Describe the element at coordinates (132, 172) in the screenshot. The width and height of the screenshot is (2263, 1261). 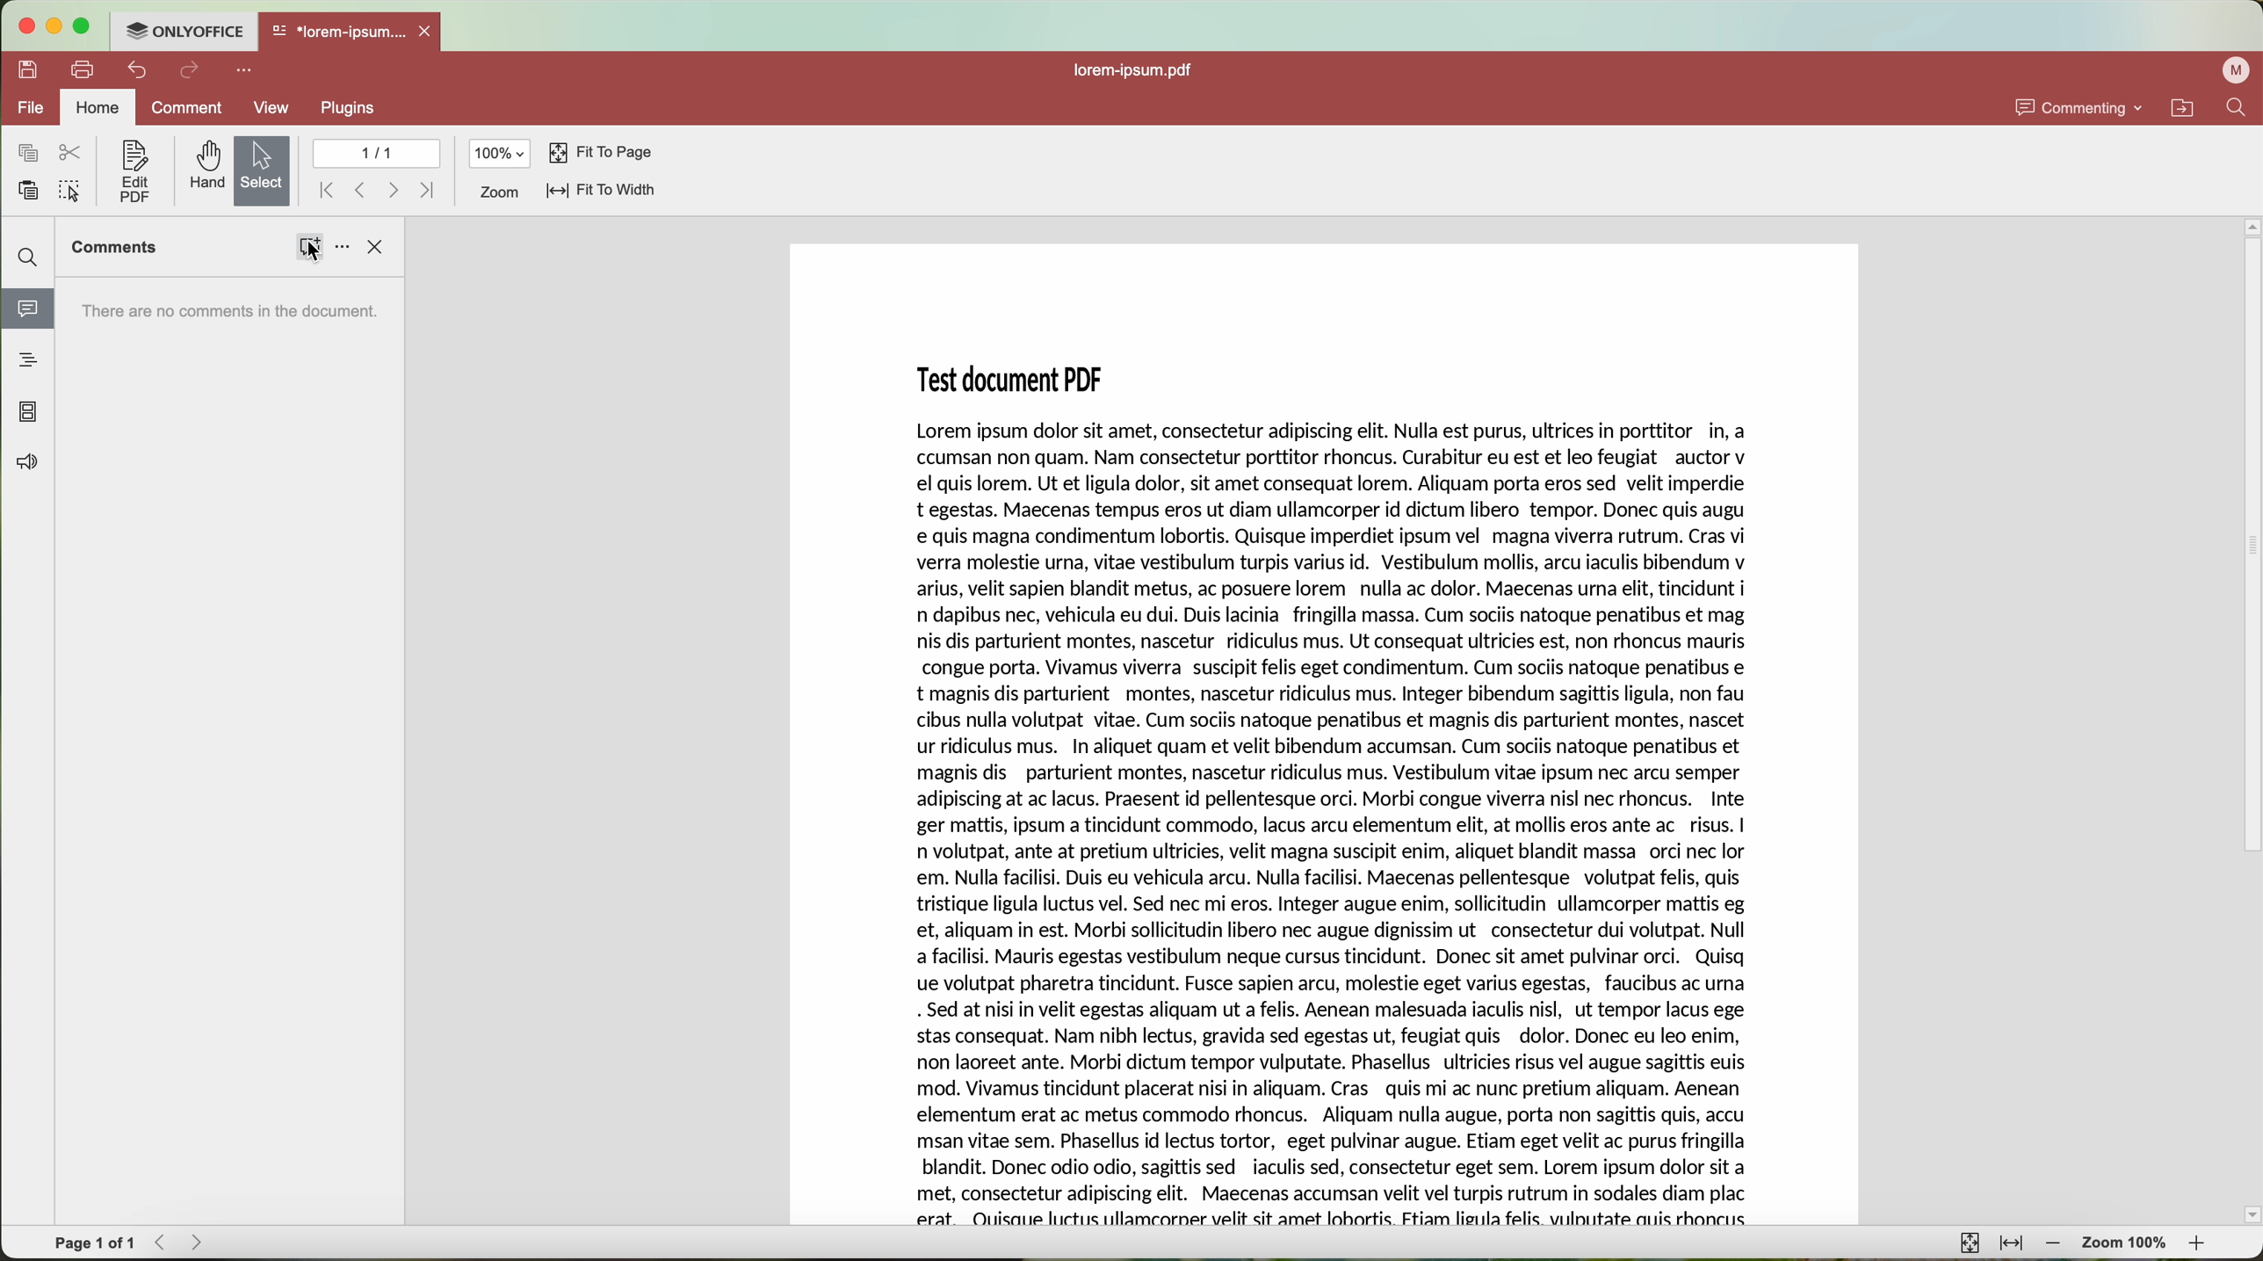
I see `edit PDF` at that location.